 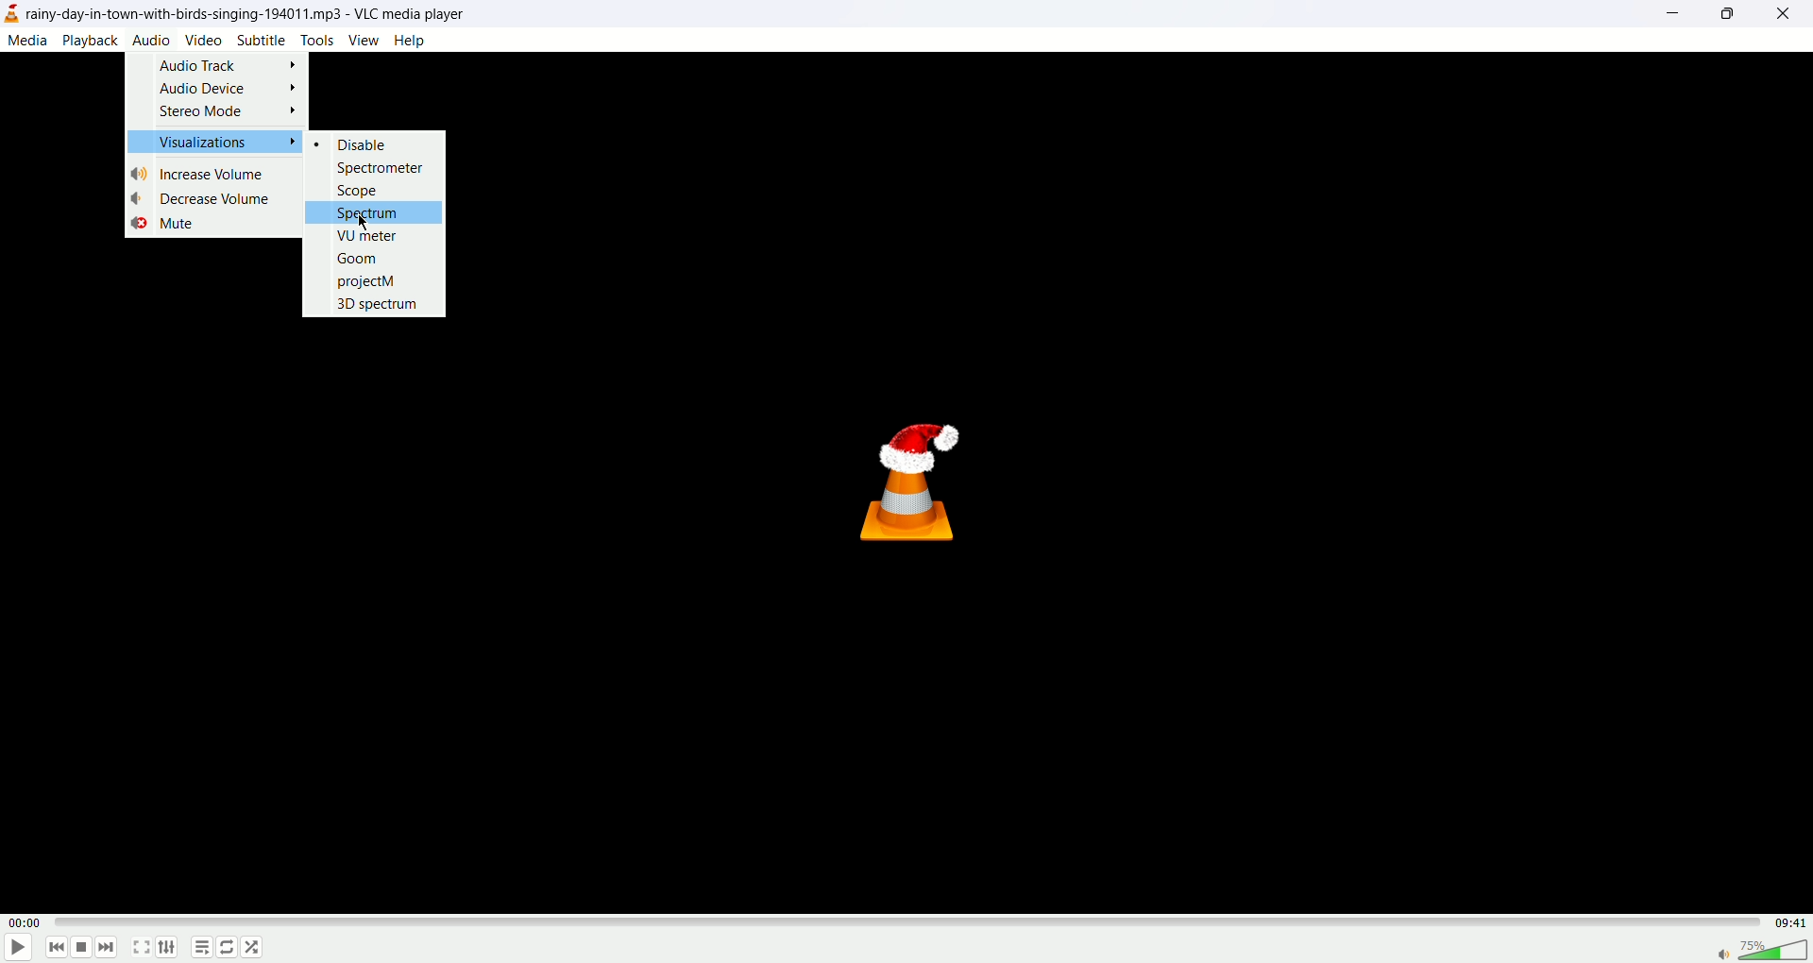 What do you see at coordinates (366, 280) in the screenshot?
I see `projectM` at bounding box center [366, 280].